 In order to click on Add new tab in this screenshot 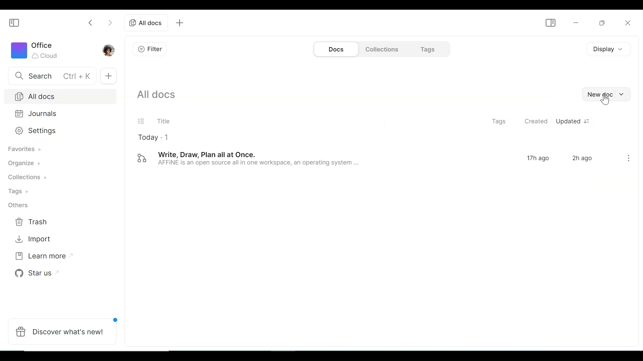, I will do `click(180, 23)`.